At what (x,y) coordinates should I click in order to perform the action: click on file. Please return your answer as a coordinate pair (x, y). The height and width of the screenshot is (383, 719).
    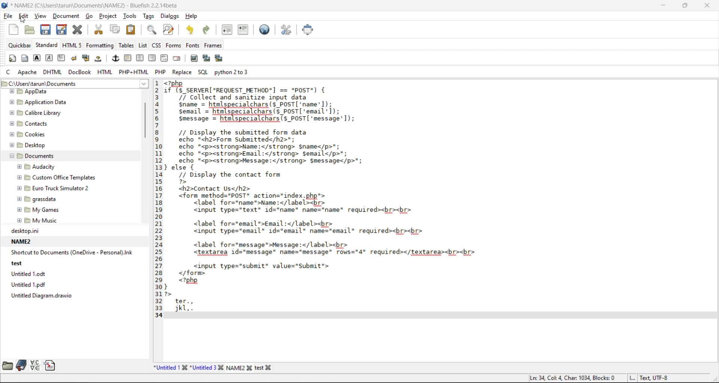
    Looking at the image, I should click on (7, 16).